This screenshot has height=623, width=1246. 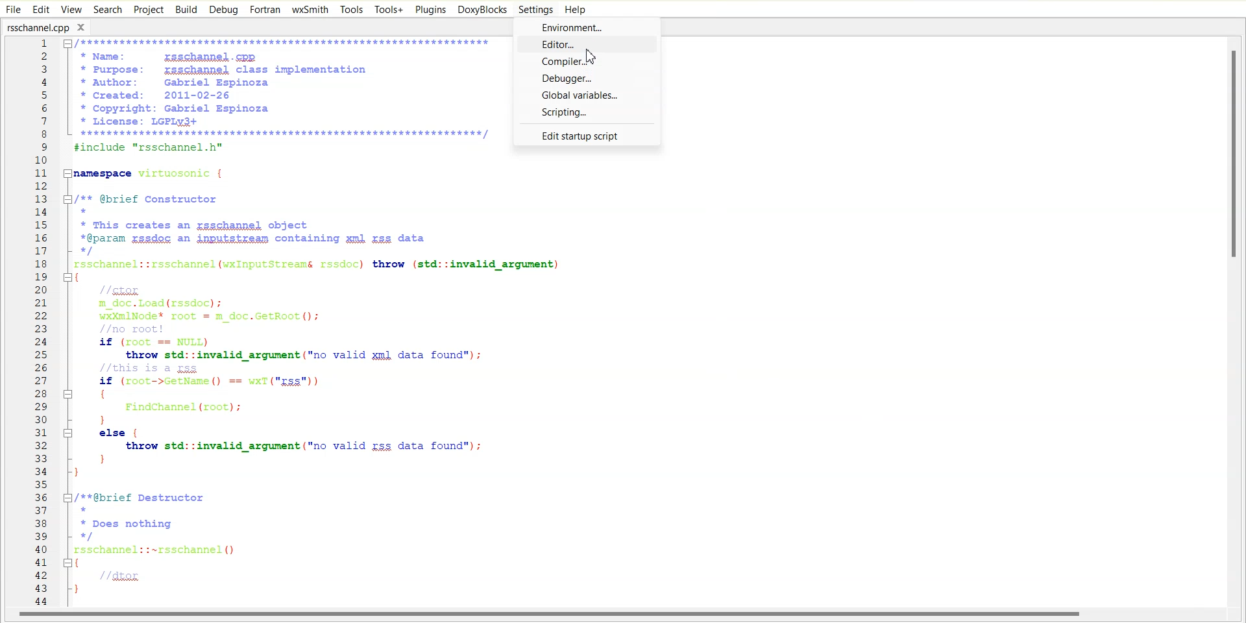 I want to click on Tools, so click(x=351, y=9).